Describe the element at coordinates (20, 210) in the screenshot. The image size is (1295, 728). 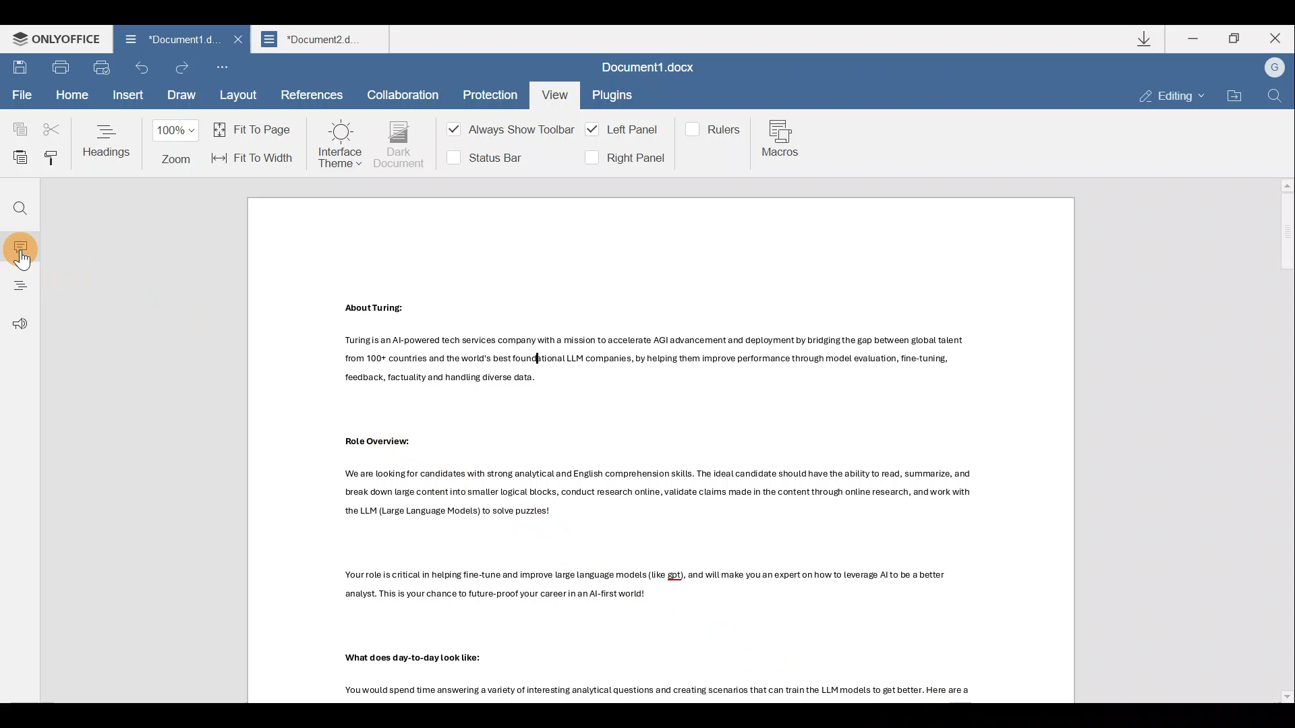
I see `Find` at that location.